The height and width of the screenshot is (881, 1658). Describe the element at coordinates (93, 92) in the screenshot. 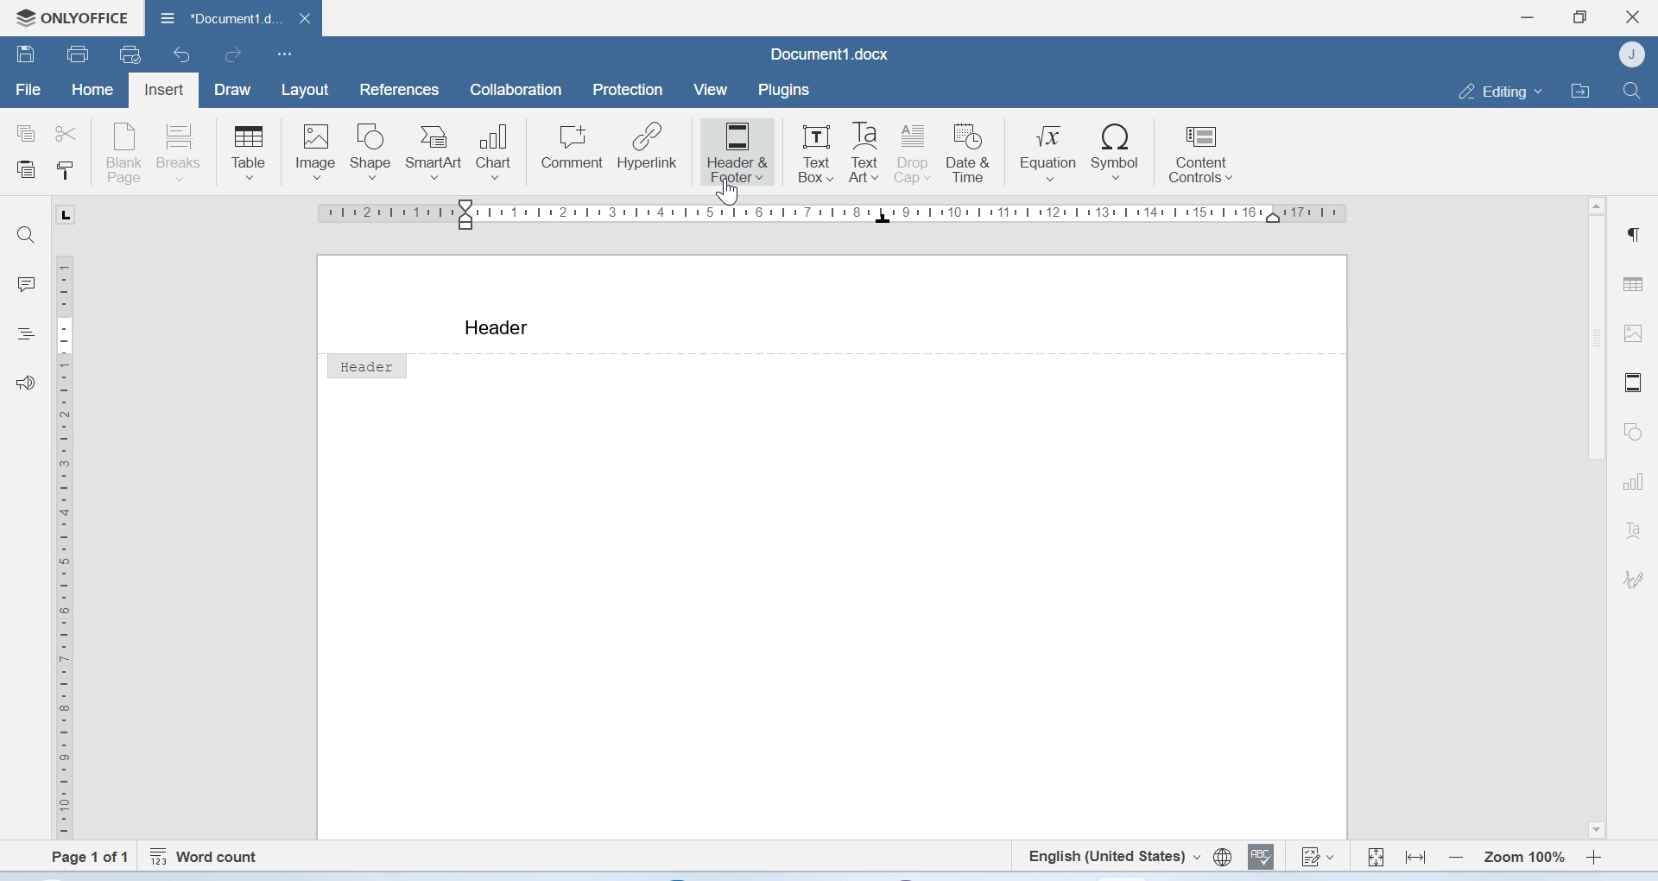

I see `Home` at that location.